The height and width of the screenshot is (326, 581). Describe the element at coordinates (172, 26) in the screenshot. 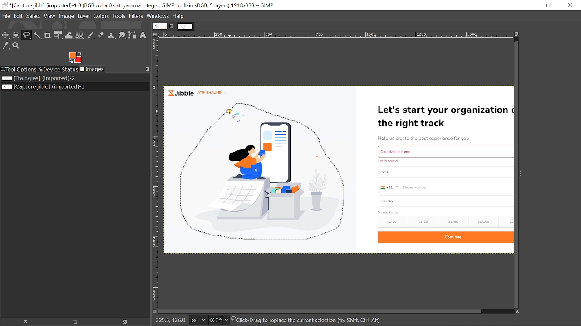

I see `Close current tab` at that location.